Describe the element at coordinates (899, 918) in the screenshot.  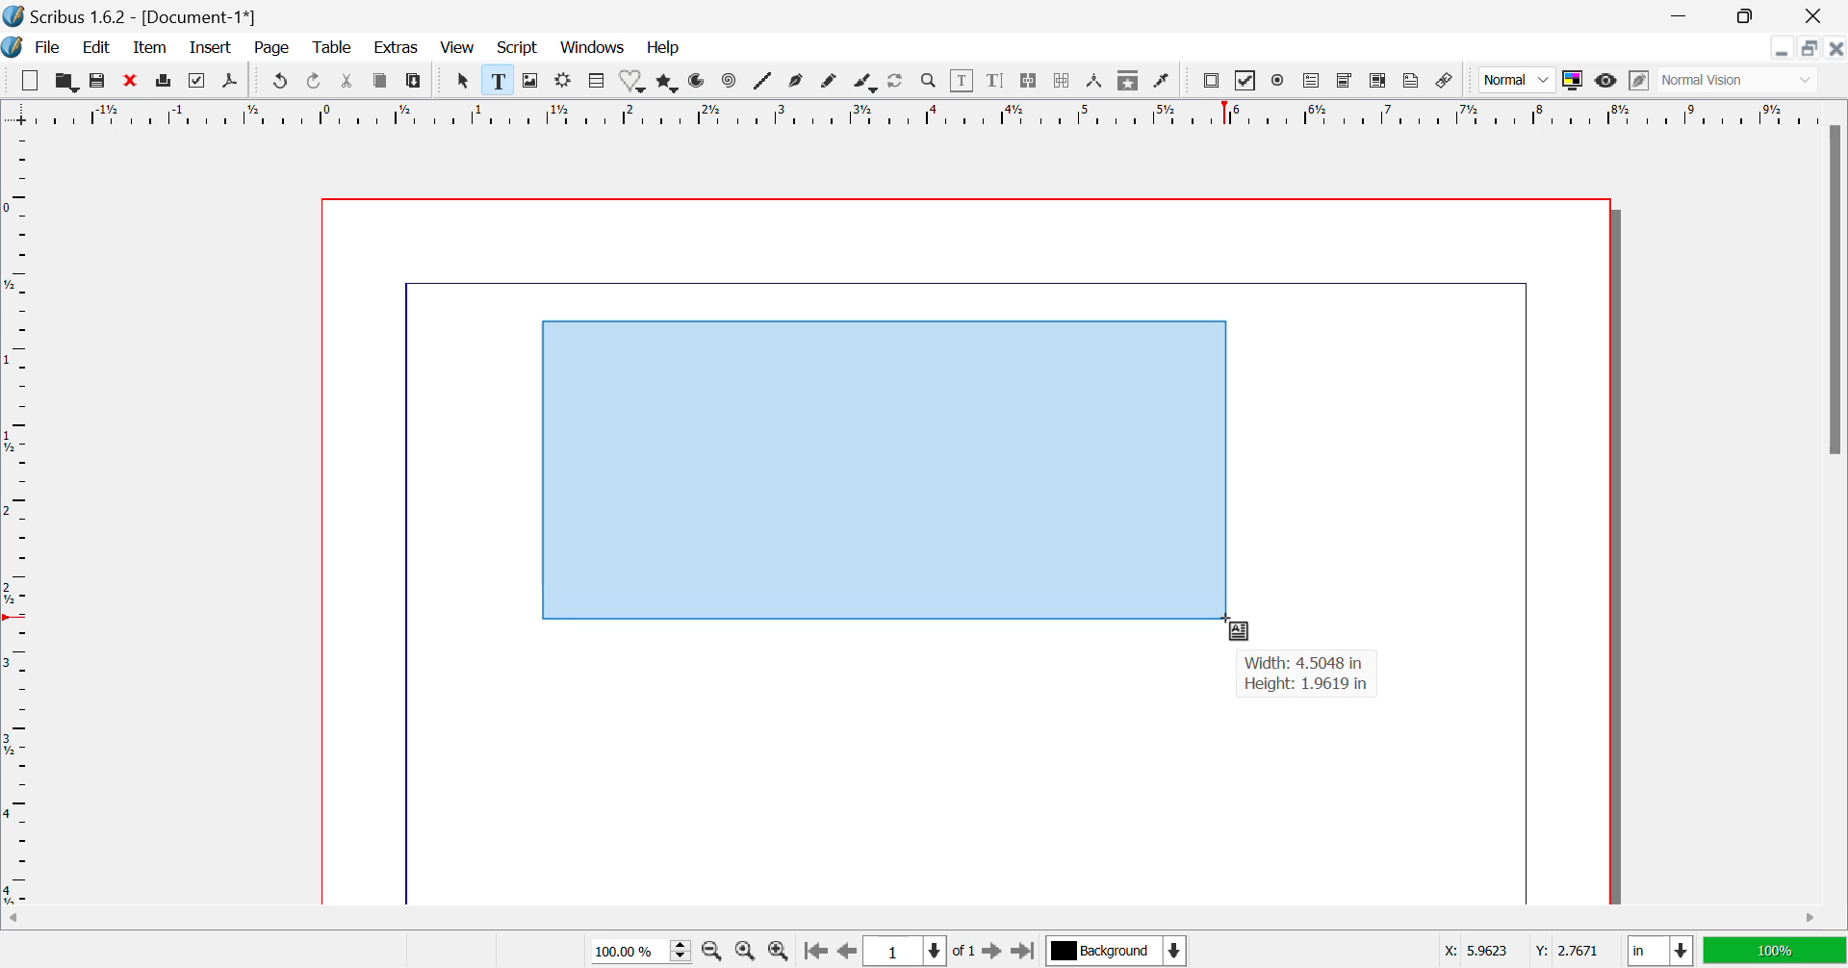
I see `Horizontal Scroll Bar` at that location.